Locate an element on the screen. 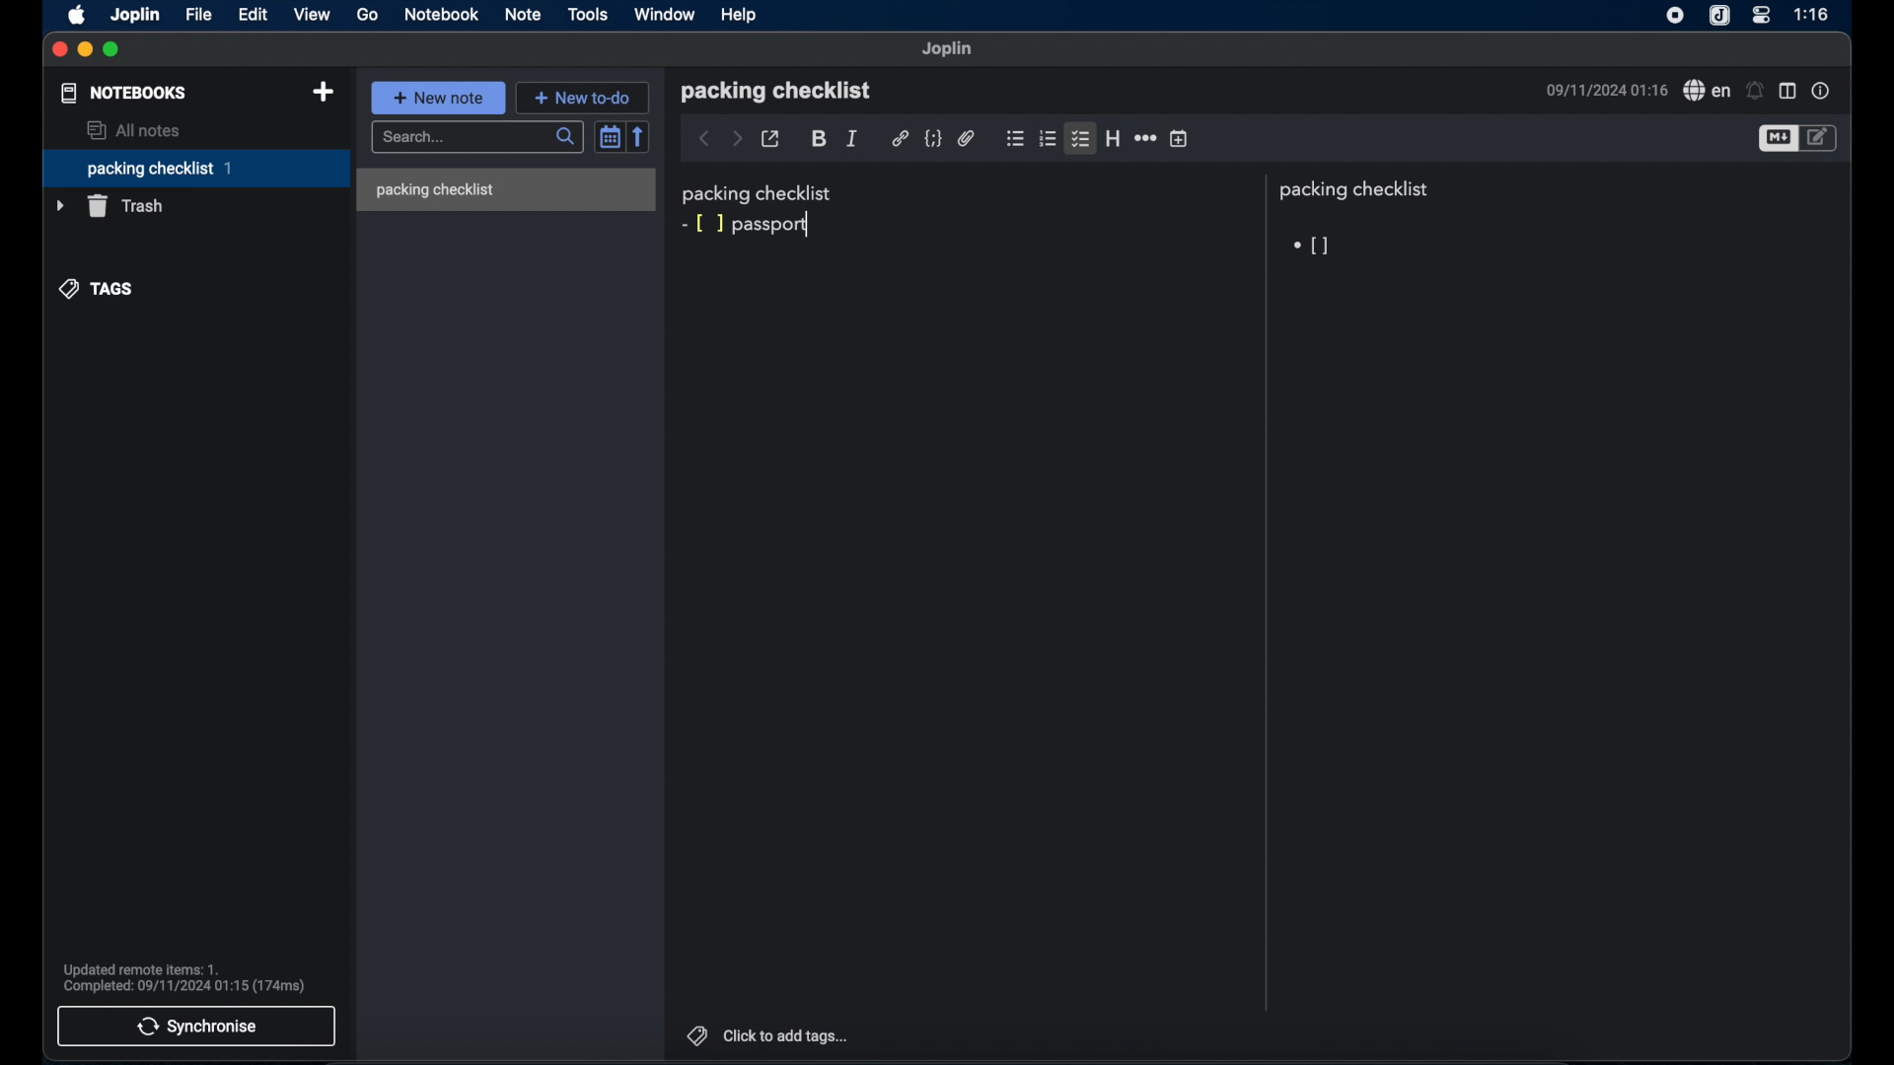 The image size is (1894, 1065). go is located at coordinates (367, 15).